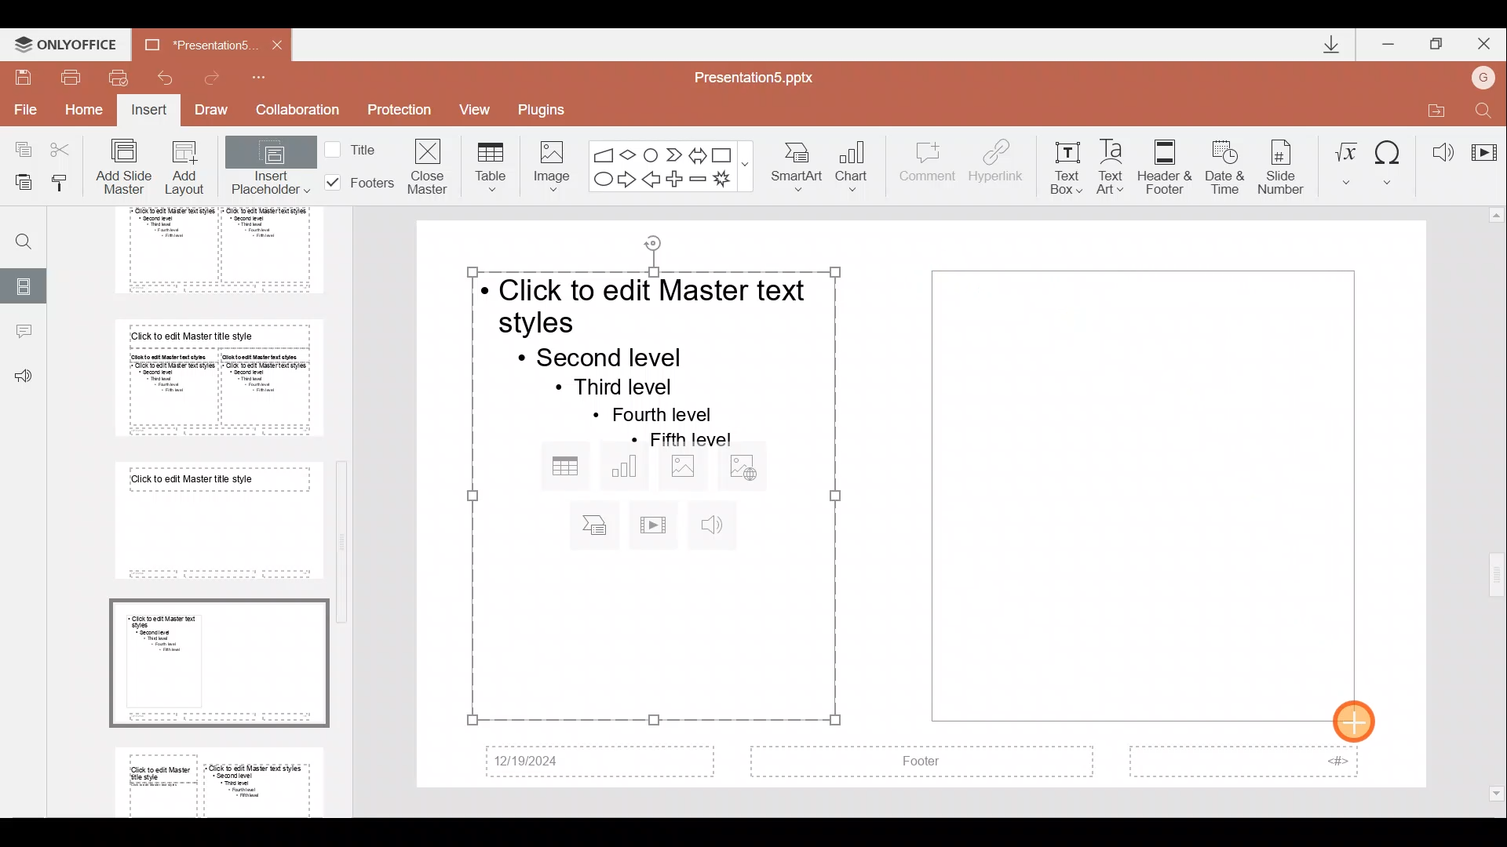 This screenshot has width=1507, height=847. I want to click on Video, so click(1483, 145).